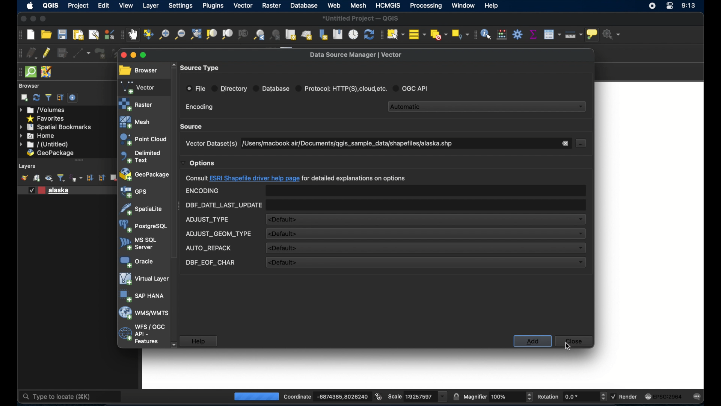  What do you see at coordinates (51, 153) in the screenshot?
I see `geopackage` at bounding box center [51, 153].